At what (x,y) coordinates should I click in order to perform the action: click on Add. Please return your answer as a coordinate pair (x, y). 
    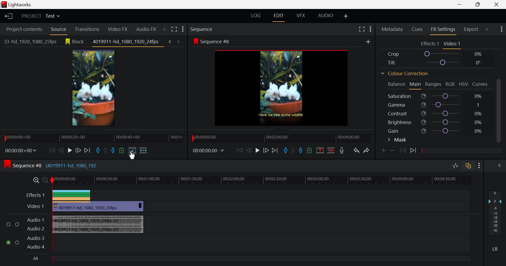
    Looking at the image, I should click on (368, 42).